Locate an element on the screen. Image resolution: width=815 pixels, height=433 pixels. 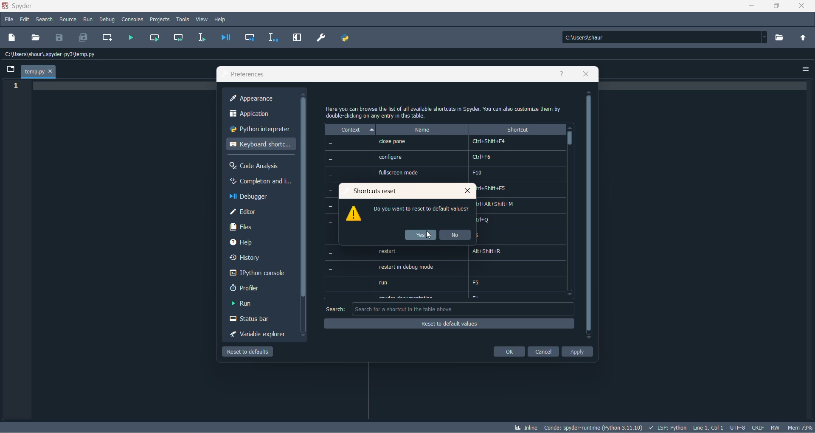
keyboard shortcut is located at coordinates (262, 145).